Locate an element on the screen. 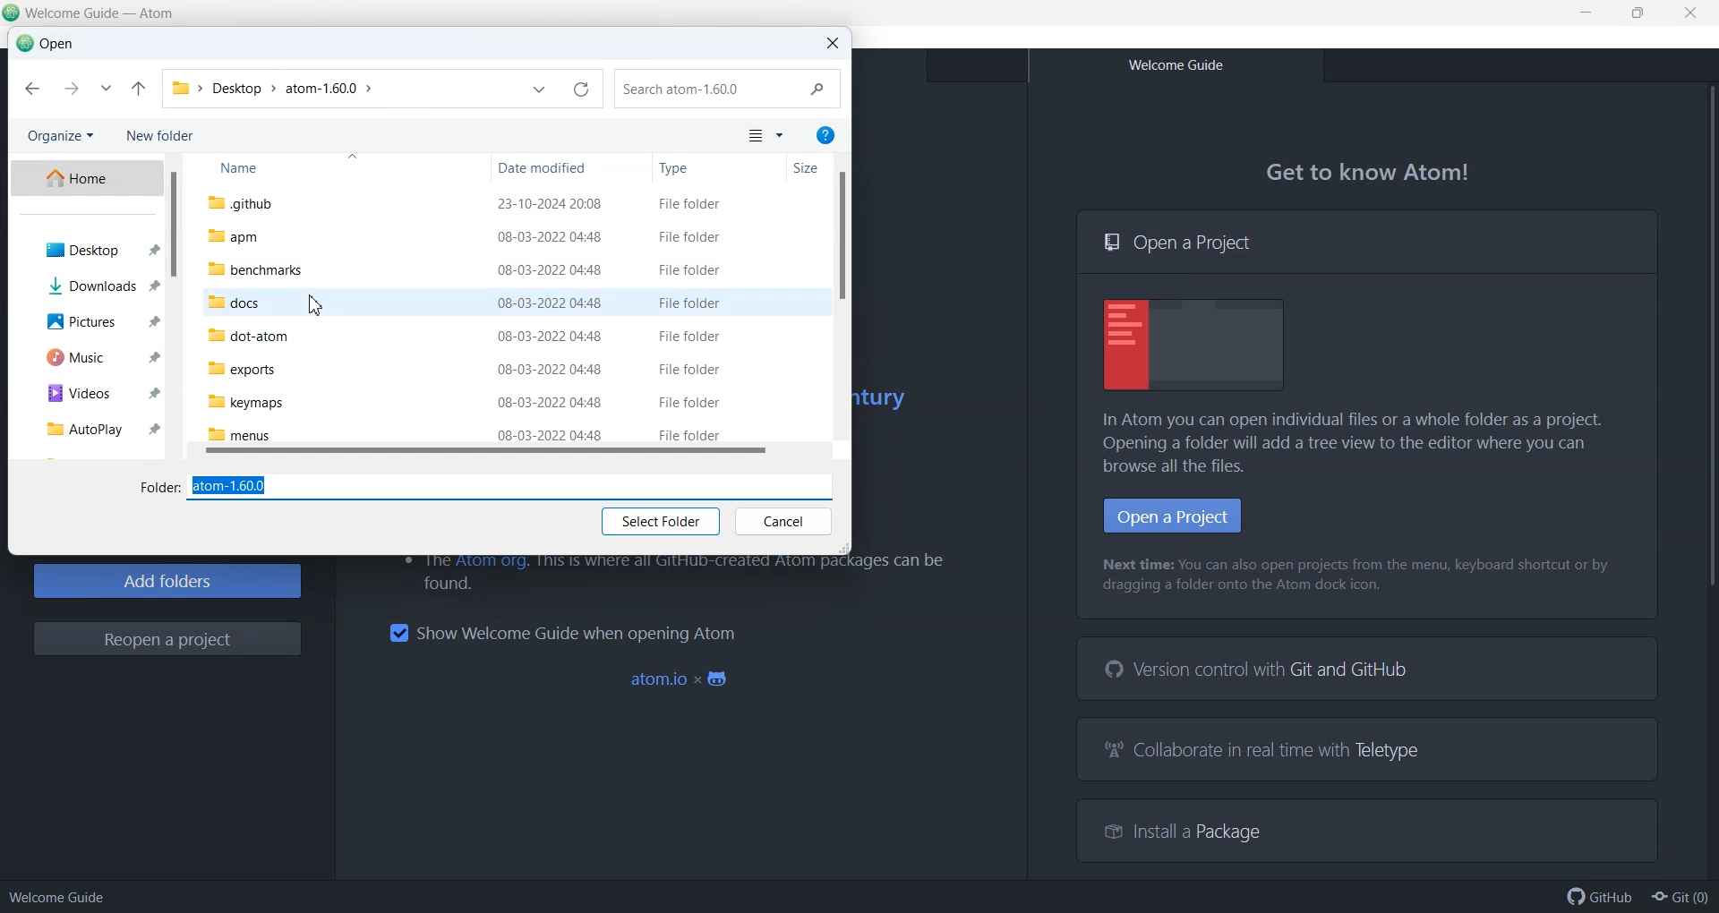 This screenshot has height=913, width=1719. Search .github is located at coordinates (729, 90).